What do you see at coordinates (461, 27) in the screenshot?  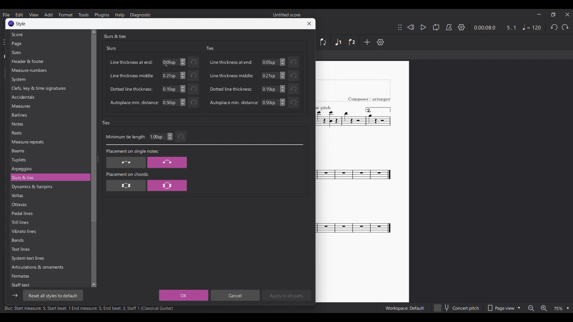 I see `Settings` at bounding box center [461, 27].